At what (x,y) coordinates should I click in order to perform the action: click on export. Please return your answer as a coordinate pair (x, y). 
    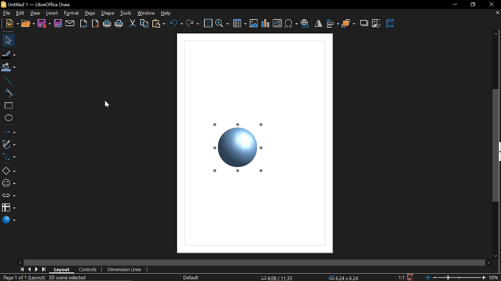
    Looking at the image, I should click on (83, 23).